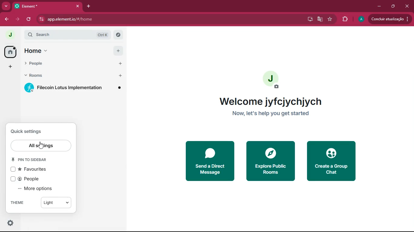 The width and height of the screenshot is (414, 232). What do you see at coordinates (18, 201) in the screenshot?
I see `theme` at bounding box center [18, 201].